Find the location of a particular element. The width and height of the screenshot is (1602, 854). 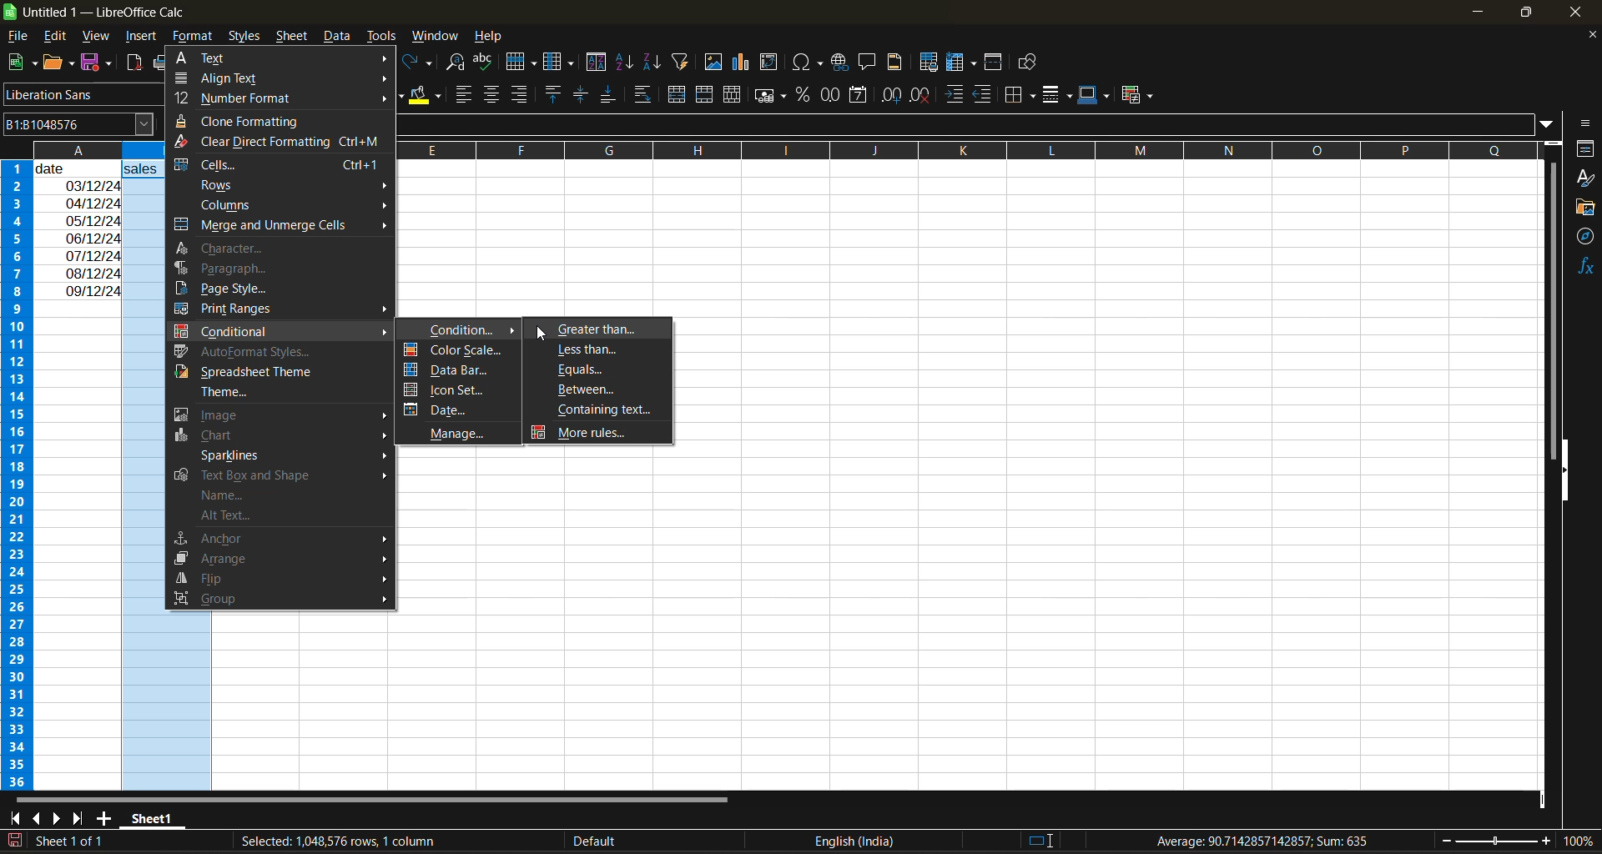

sort ascending is located at coordinates (628, 63).